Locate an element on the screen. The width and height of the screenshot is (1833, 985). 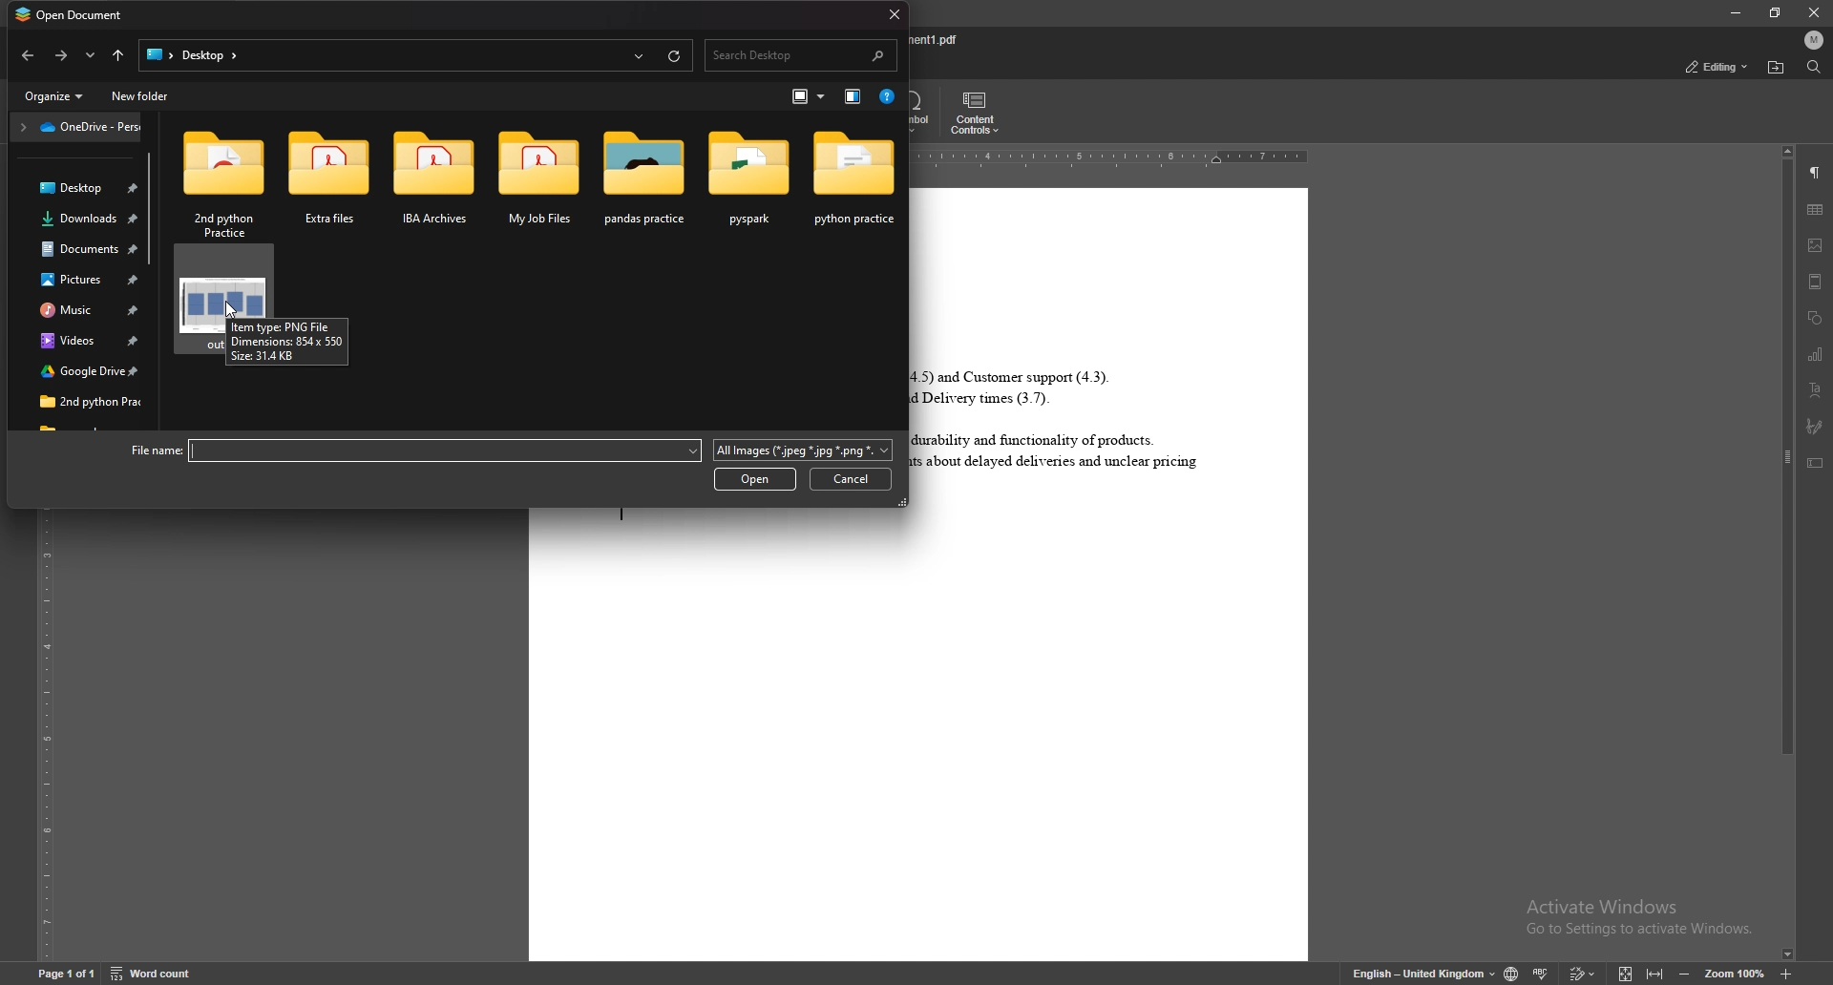
cursor description is located at coordinates (284, 341).